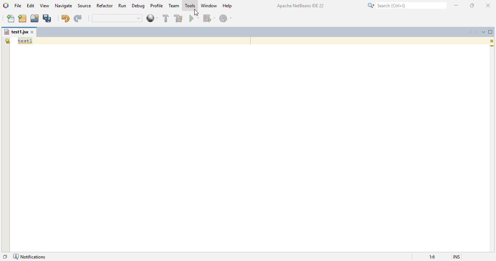  Describe the element at coordinates (432, 257) in the screenshot. I see `magnification ratio` at that location.